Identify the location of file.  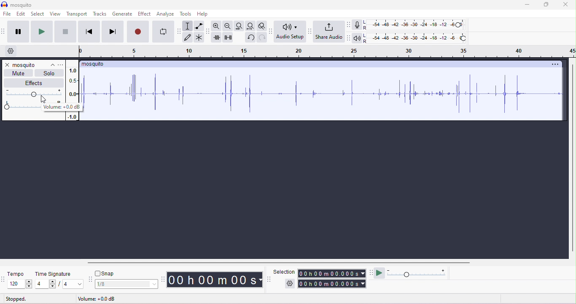
(9, 14).